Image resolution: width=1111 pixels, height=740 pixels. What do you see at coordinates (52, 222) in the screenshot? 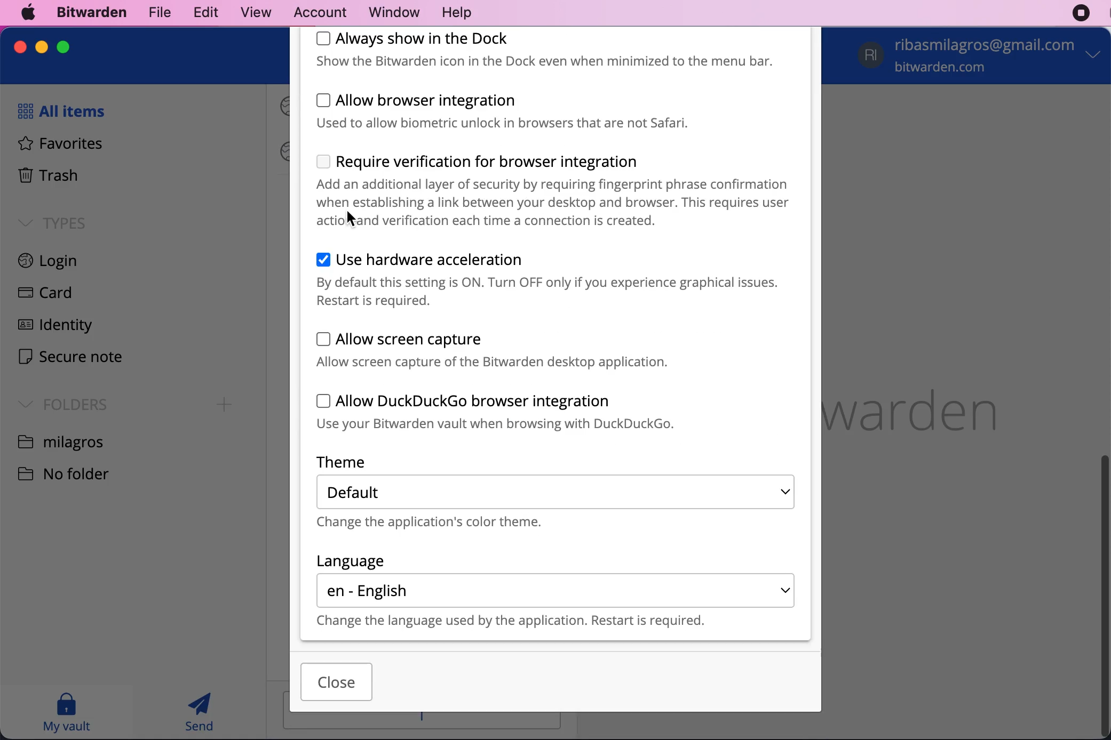
I see `types` at bounding box center [52, 222].